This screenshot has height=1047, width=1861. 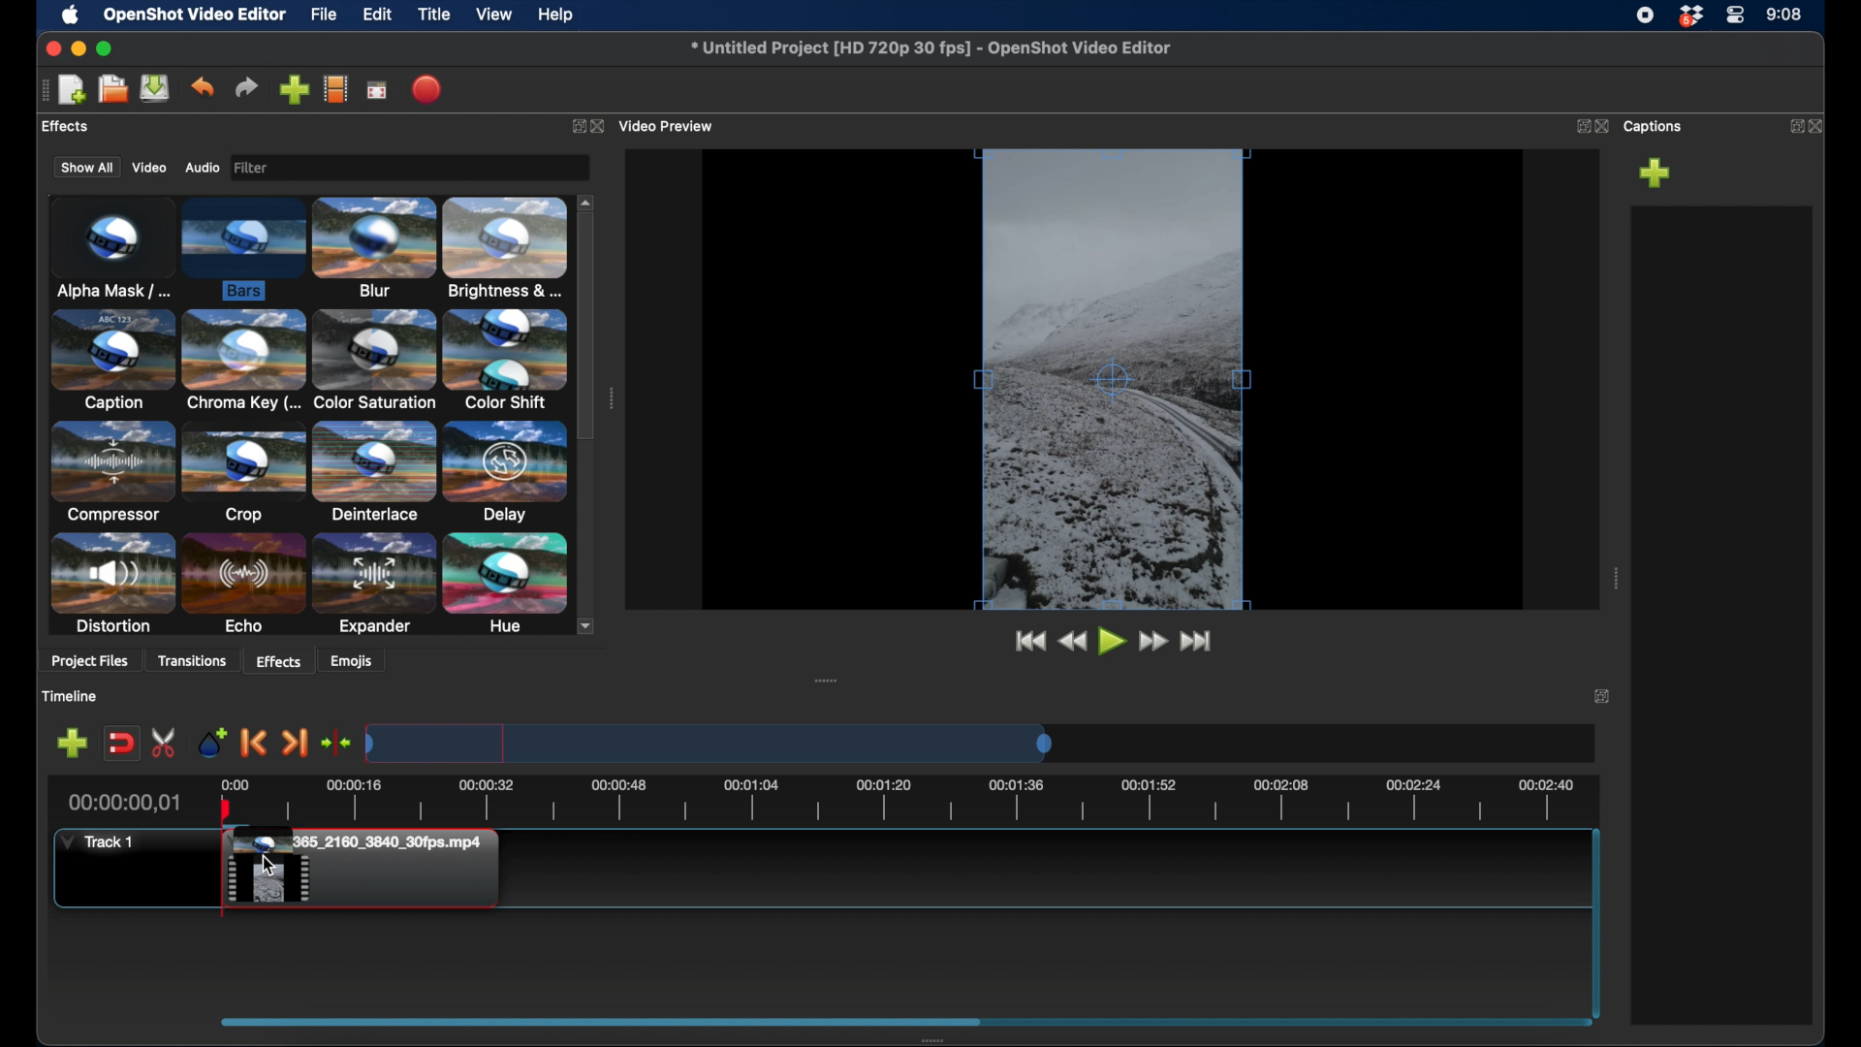 What do you see at coordinates (671, 124) in the screenshot?
I see `video preview` at bounding box center [671, 124].